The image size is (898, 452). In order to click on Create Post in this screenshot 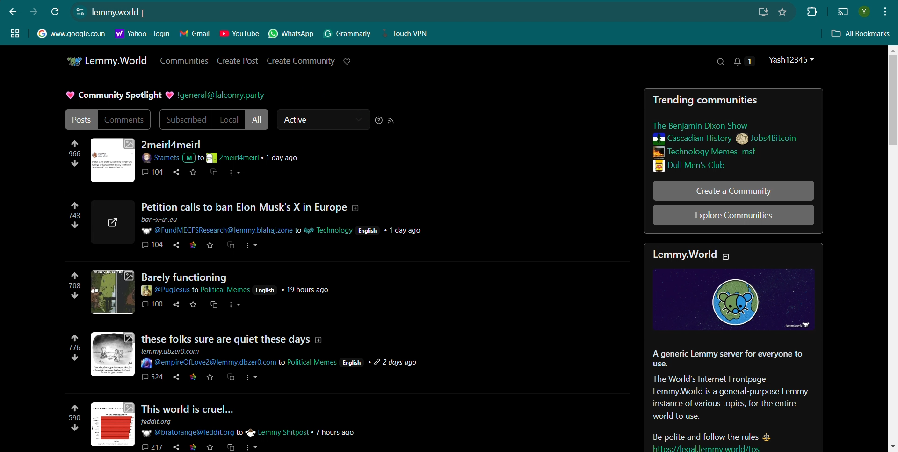, I will do `click(239, 61)`.